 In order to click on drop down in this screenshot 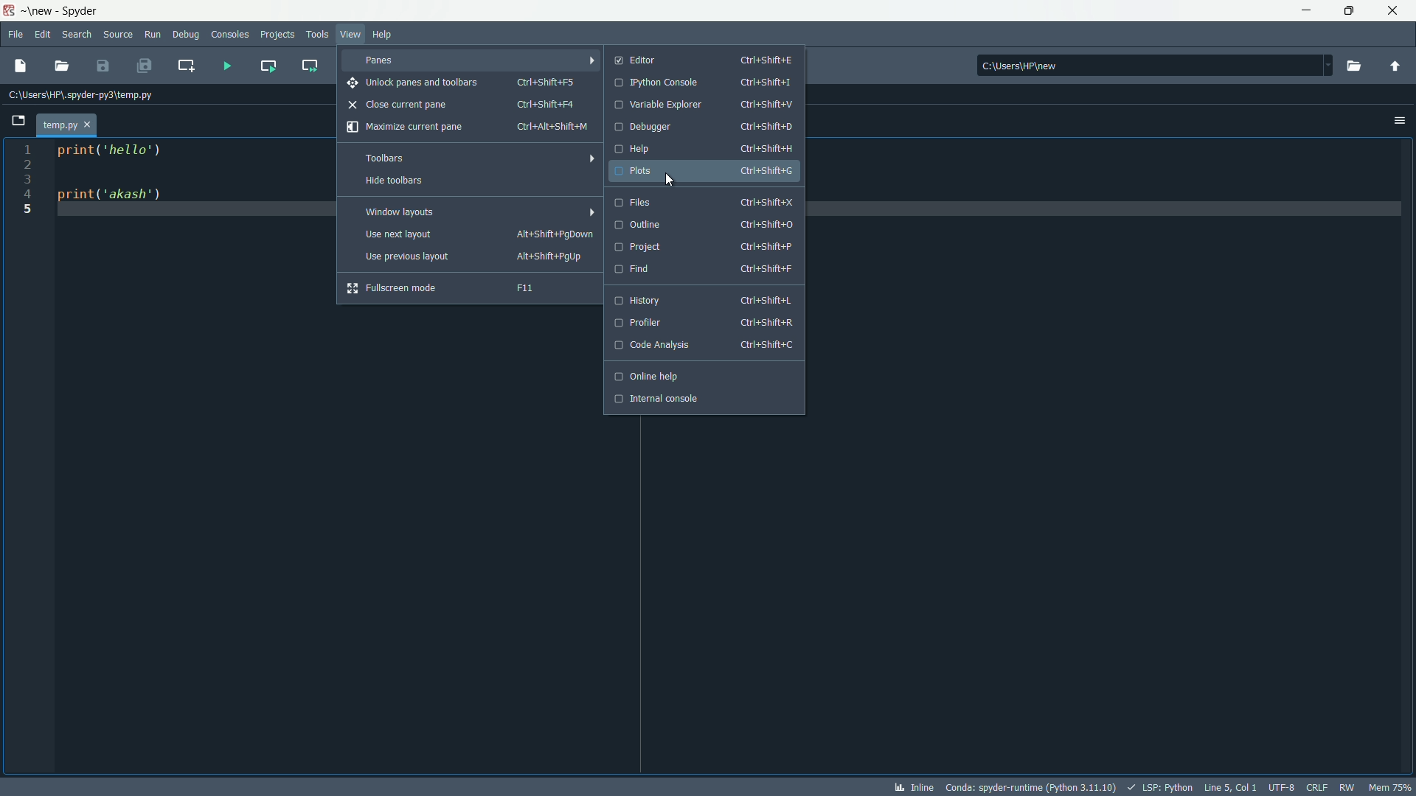, I will do `click(1326, 64)`.